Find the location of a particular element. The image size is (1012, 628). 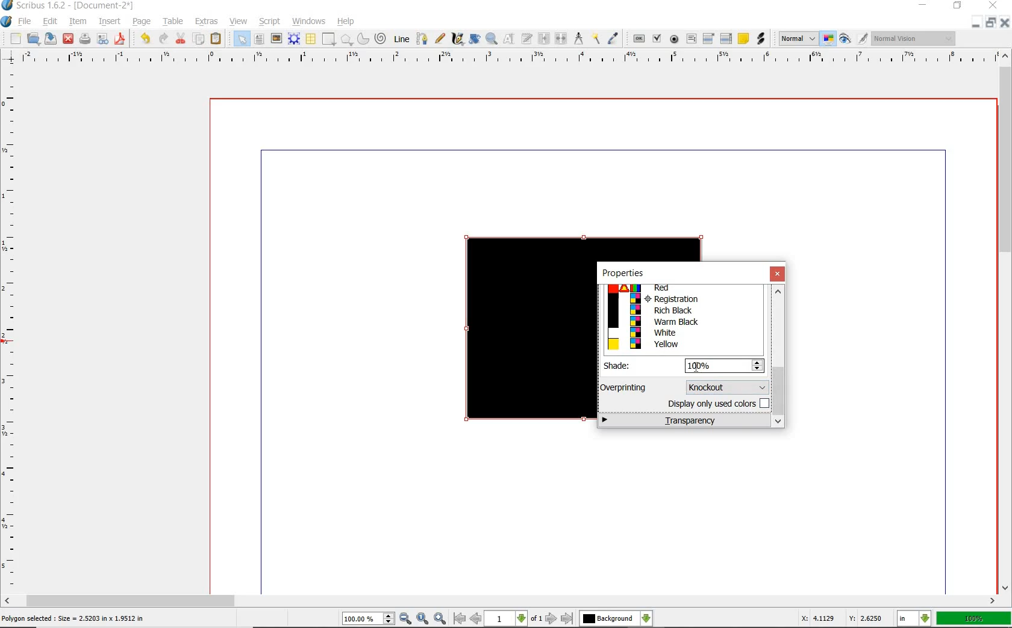

scrollbar is located at coordinates (779, 357).